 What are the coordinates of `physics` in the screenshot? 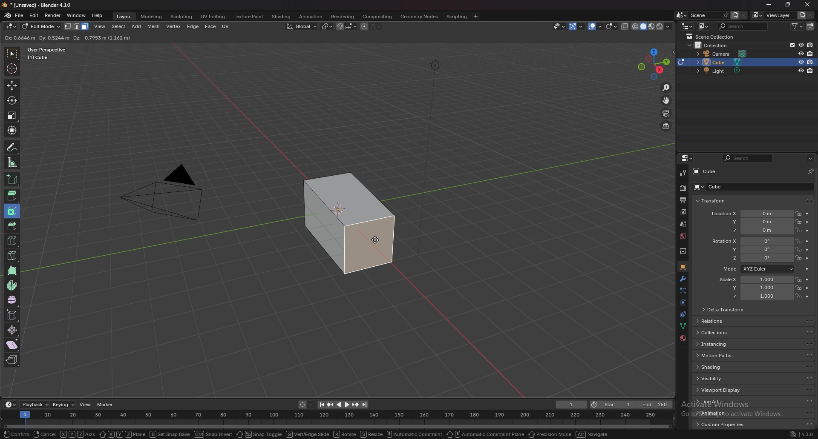 It's located at (682, 315).